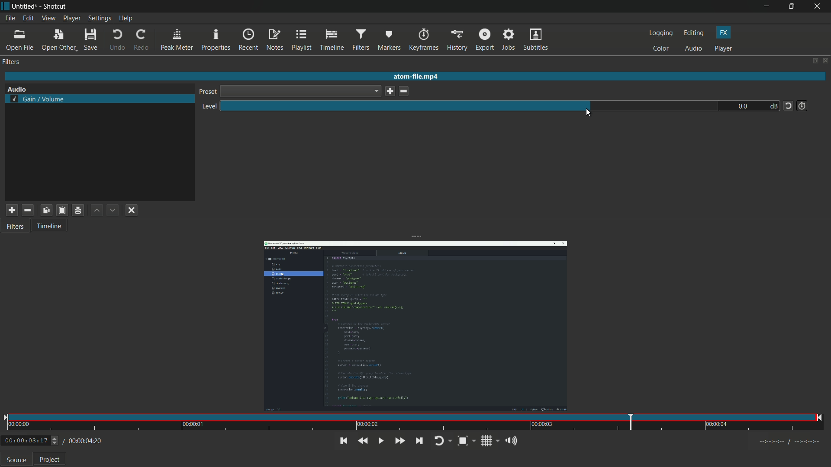  Describe the element at coordinates (248, 40) in the screenshot. I see `recent` at that location.